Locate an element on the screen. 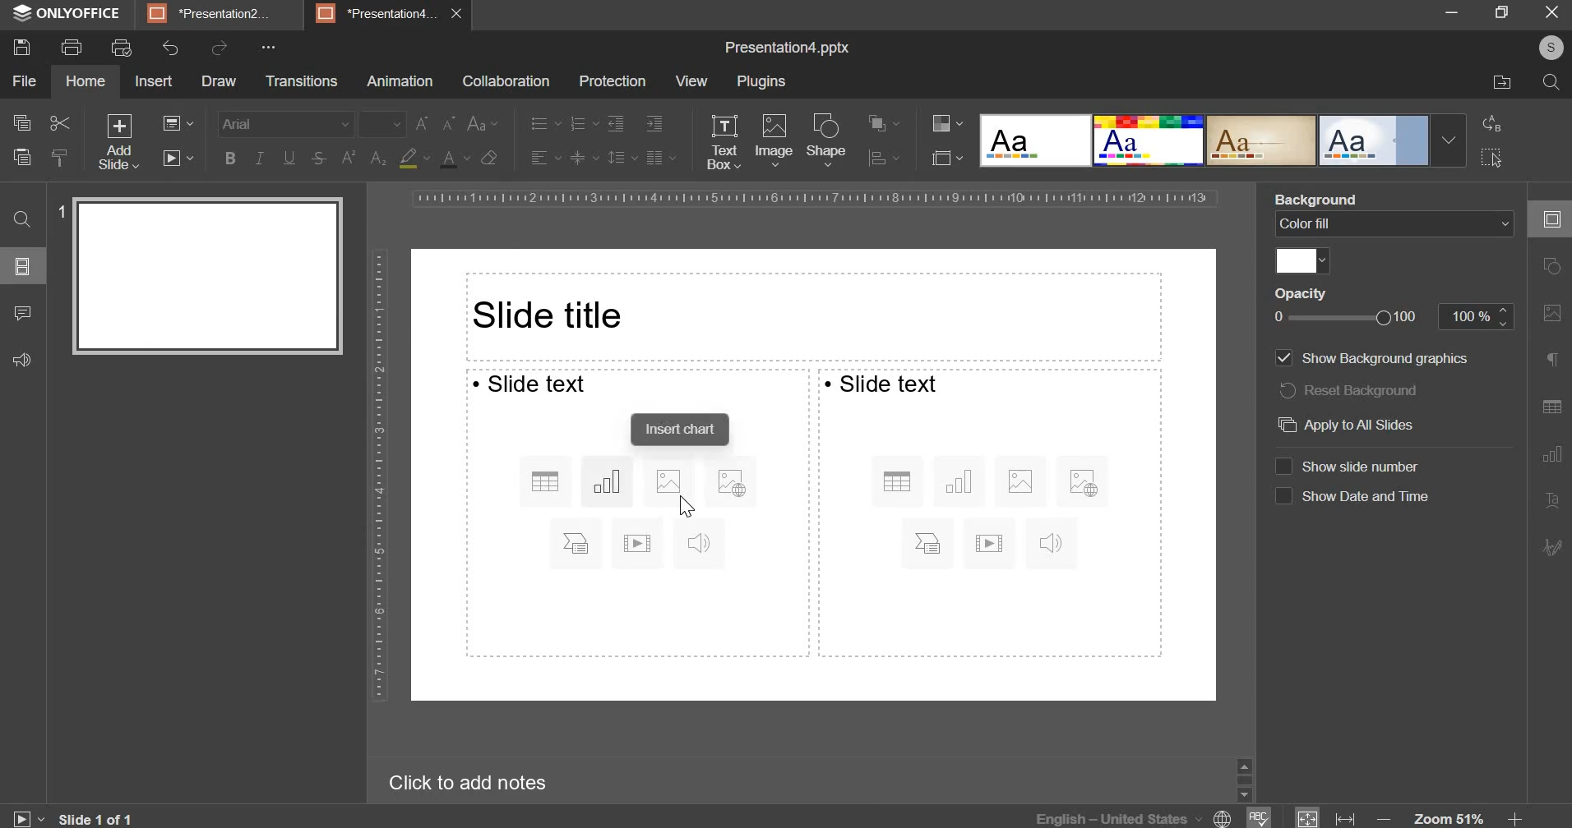 The image size is (1572, 828). close is located at coordinates (1551, 11).